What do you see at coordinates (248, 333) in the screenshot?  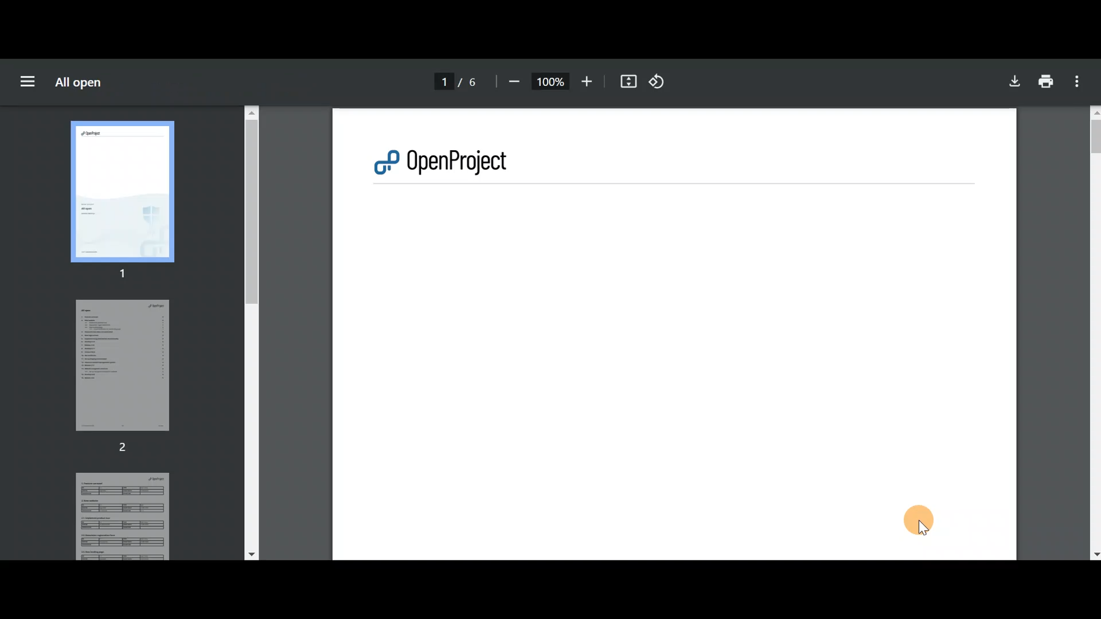 I see `Scroll bar` at bounding box center [248, 333].